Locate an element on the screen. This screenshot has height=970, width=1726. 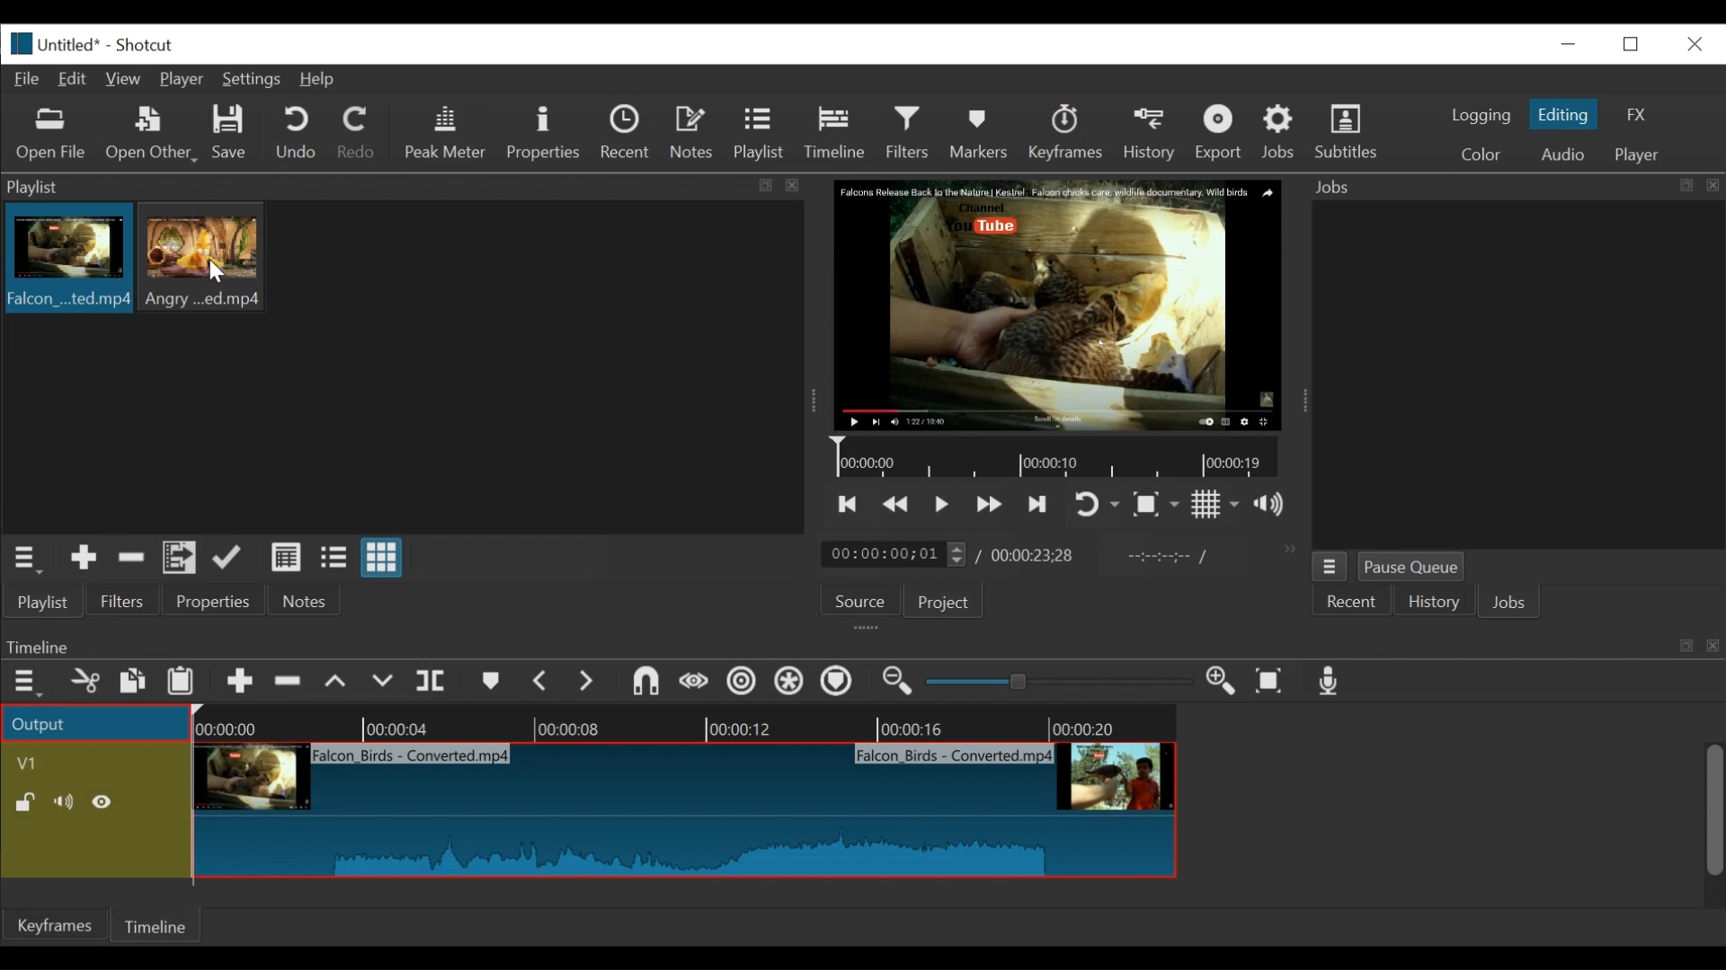
Zoom timeline to fit is located at coordinates (1274, 683).